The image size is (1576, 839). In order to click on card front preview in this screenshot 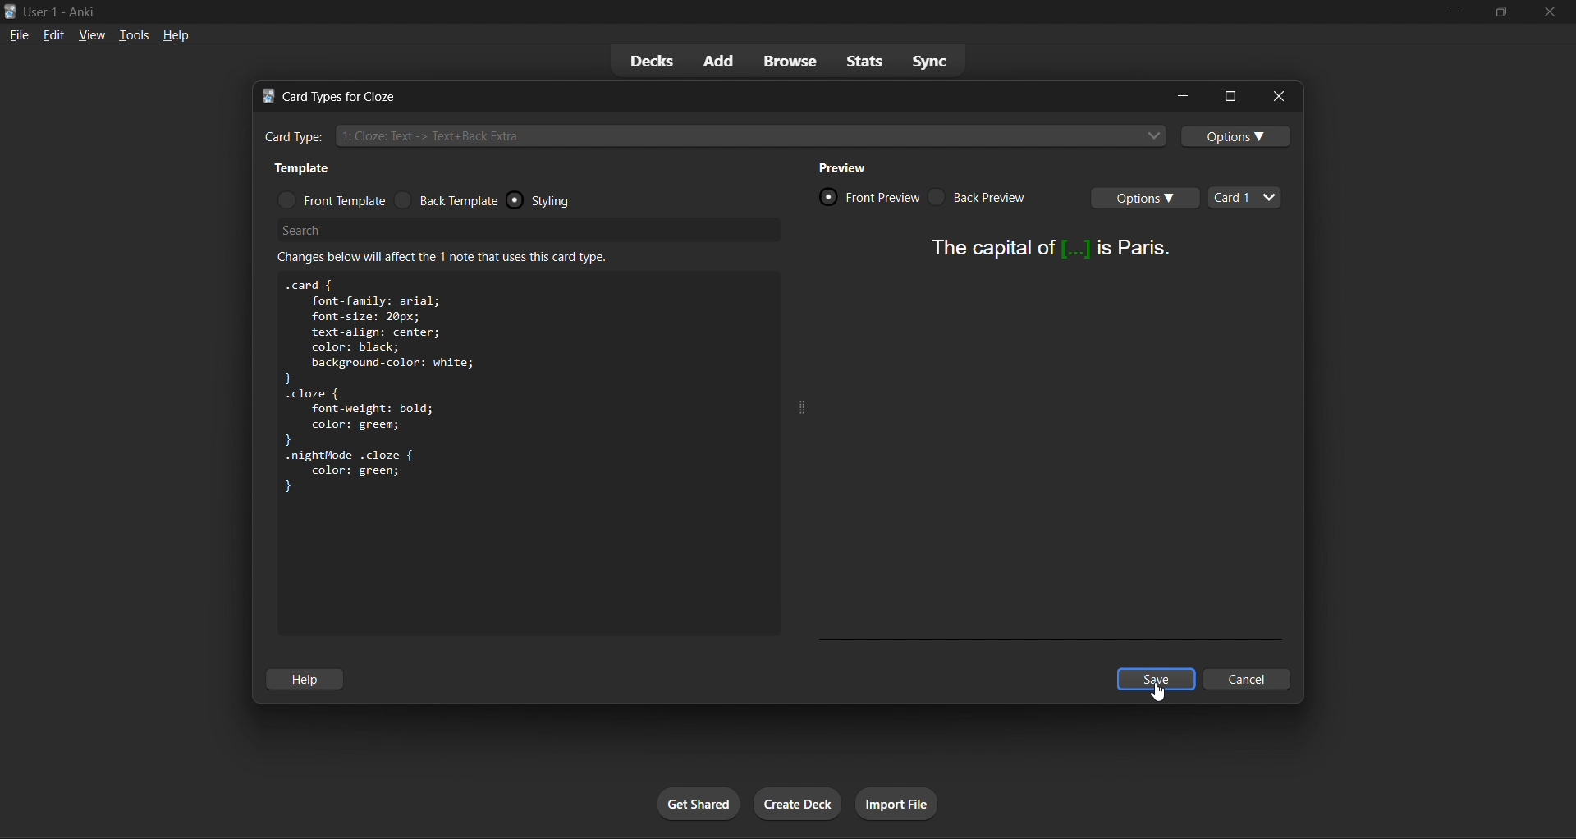, I will do `click(867, 196)`.